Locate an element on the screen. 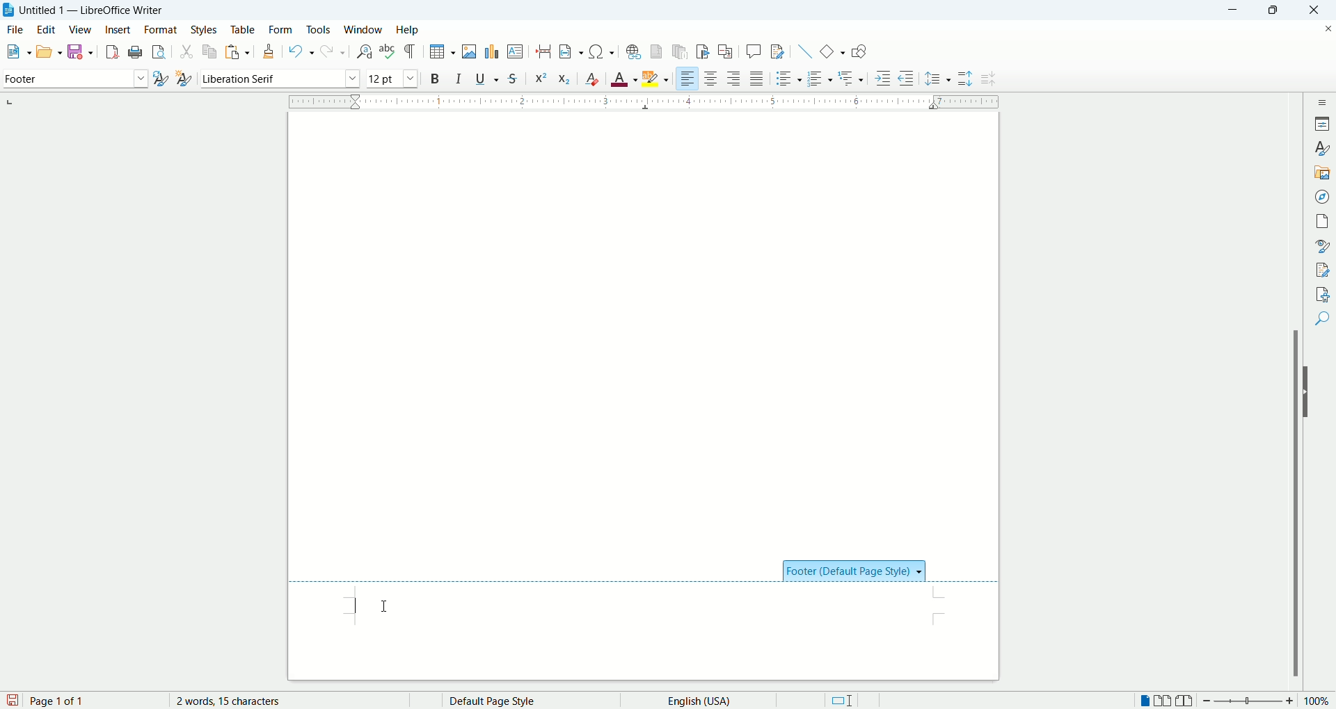 The width and height of the screenshot is (1336, 709). style inspector is located at coordinates (1324, 246).